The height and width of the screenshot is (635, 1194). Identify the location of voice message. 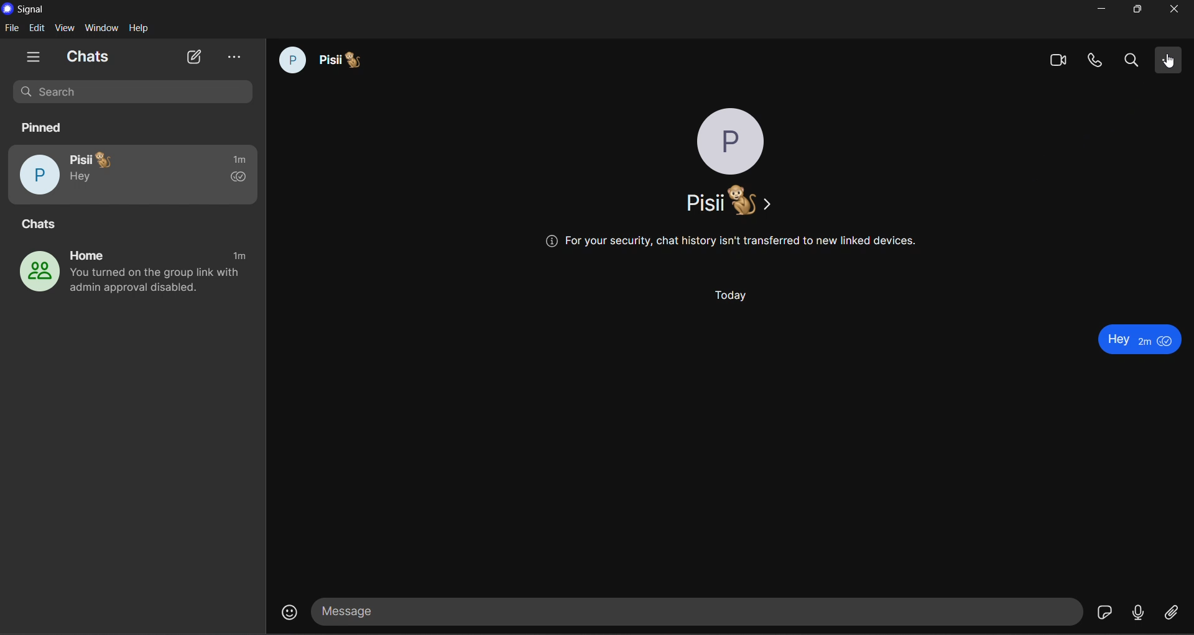
(1141, 610).